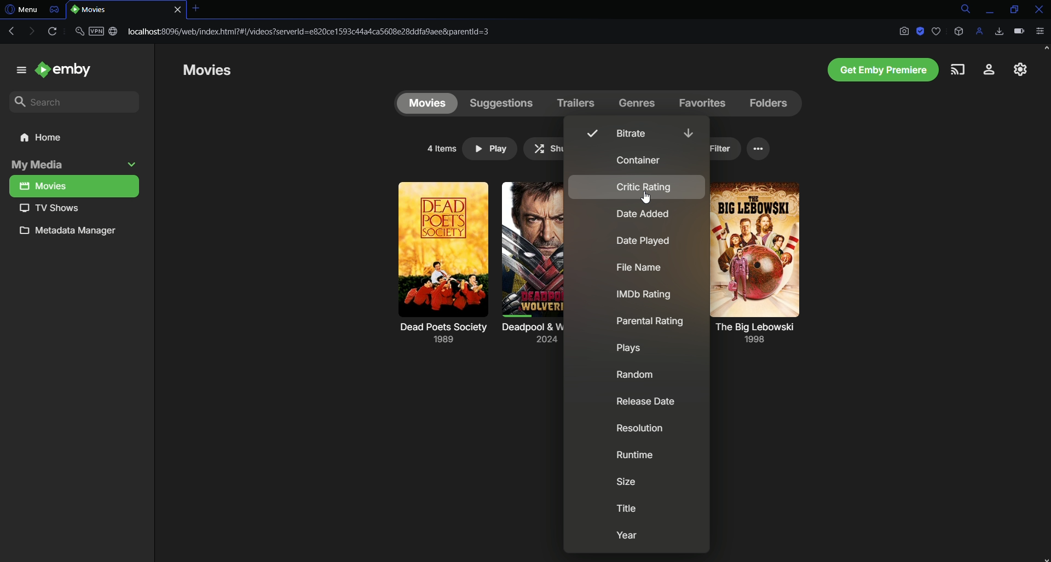  I want to click on Bitrate, so click(635, 134).